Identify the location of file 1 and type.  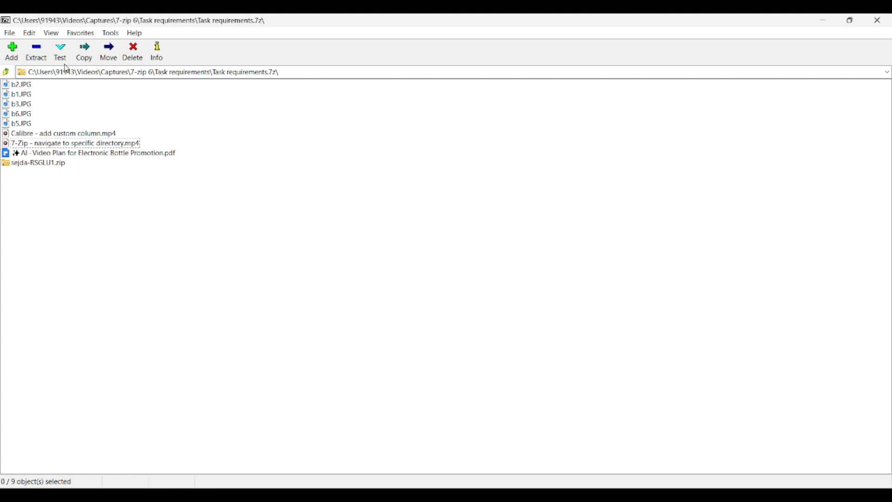
(253, 154).